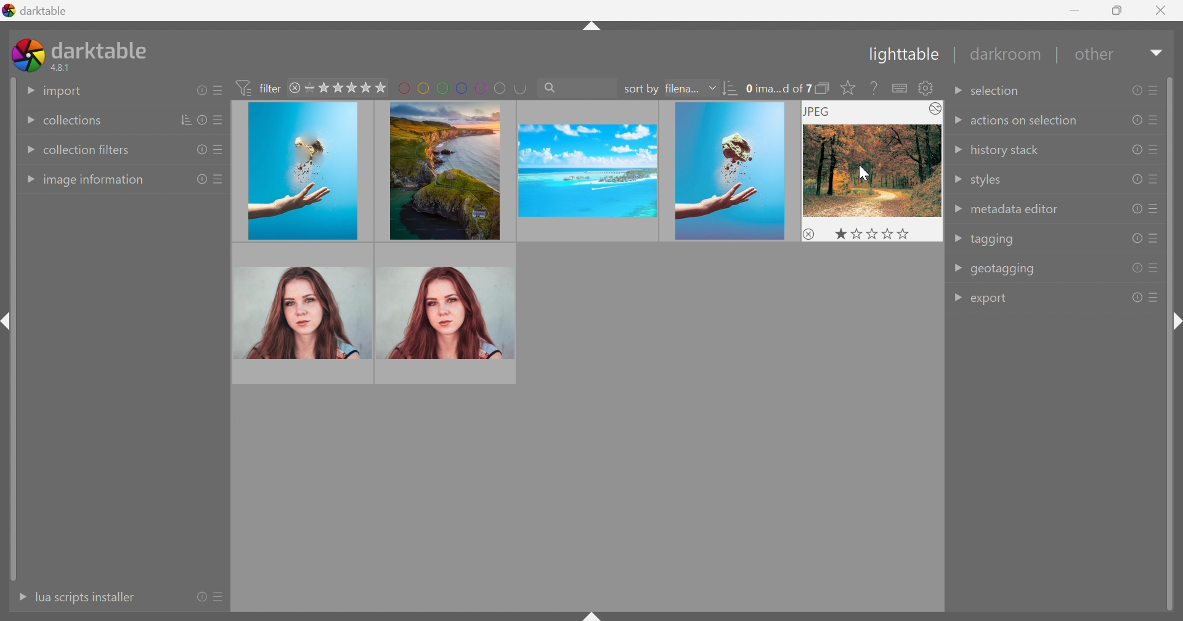 Image resolution: width=1183 pixels, height=621 pixels. I want to click on search, so click(575, 86).